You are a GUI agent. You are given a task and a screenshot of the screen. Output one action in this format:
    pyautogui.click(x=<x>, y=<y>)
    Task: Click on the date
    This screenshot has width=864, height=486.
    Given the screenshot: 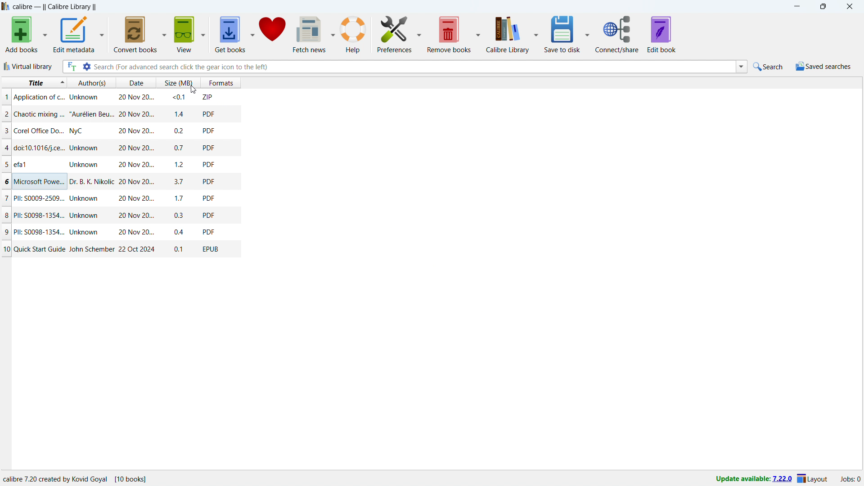 What is the action you would take?
    pyautogui.click(x=136, y=183)
    